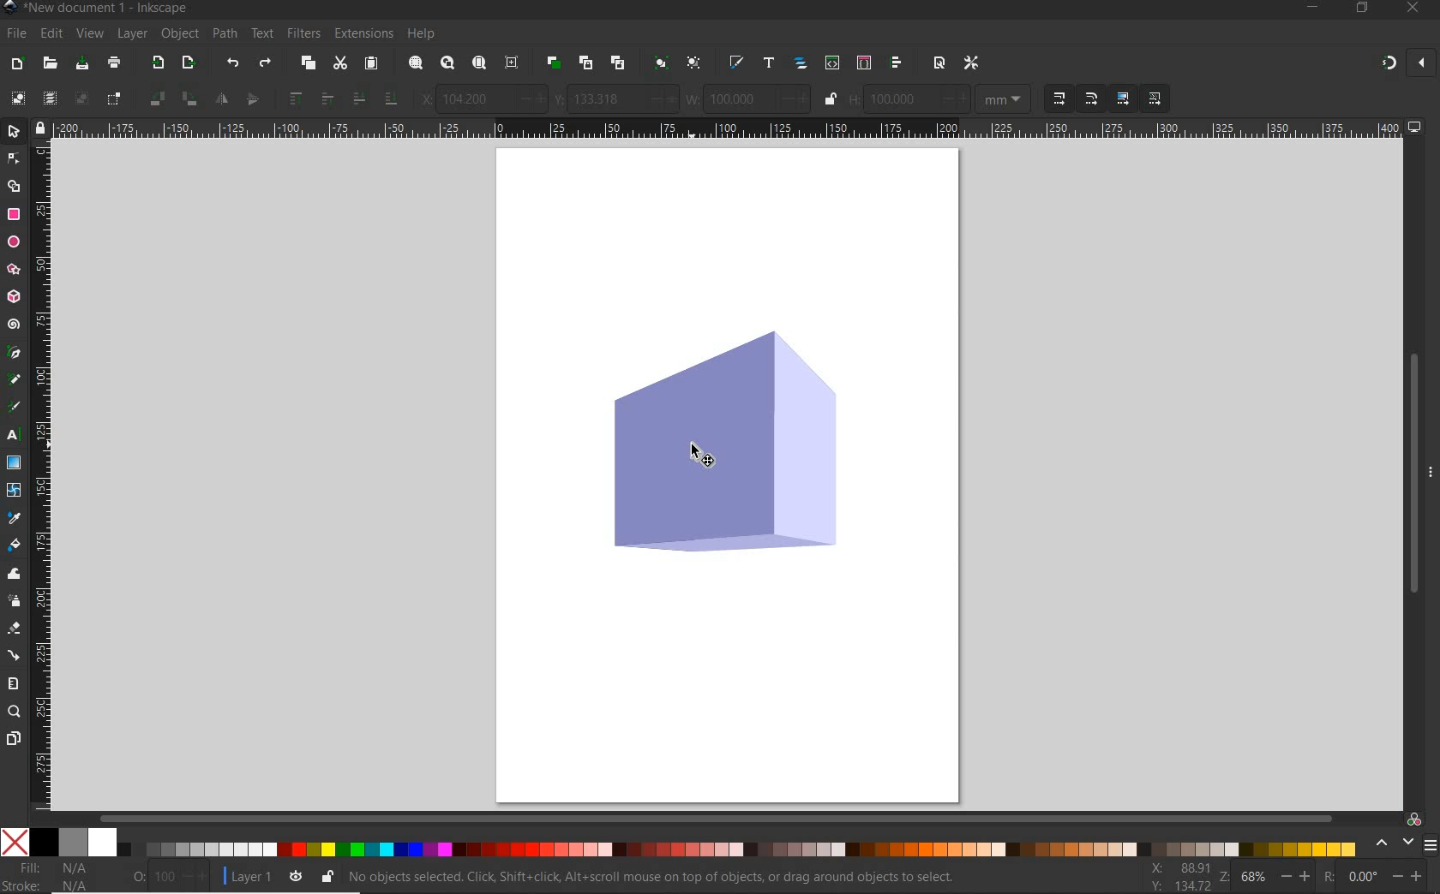  What do you see at coordinates (218, 98) in the screenshot?
I see `OBJECT FLIP` at bounding box center [218, 98].